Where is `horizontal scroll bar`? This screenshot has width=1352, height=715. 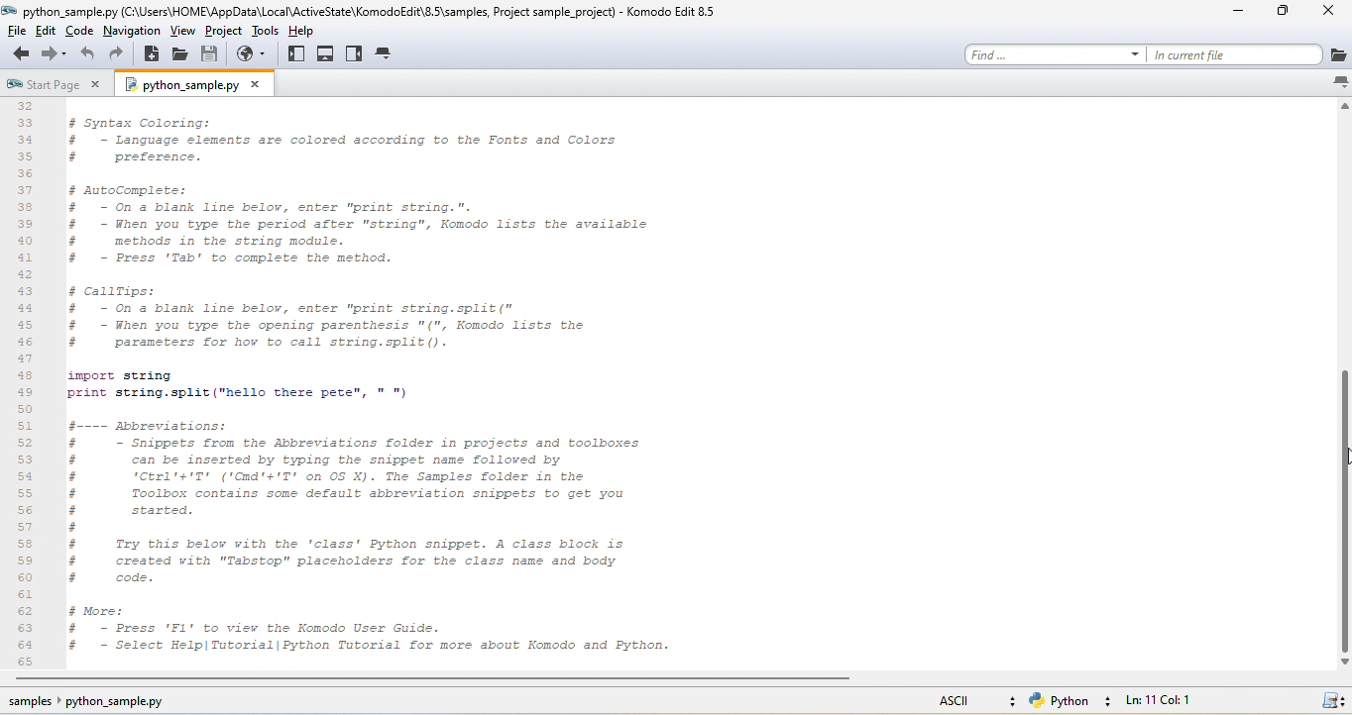
horizontal scroll bar is located at coordinates (449, 681).